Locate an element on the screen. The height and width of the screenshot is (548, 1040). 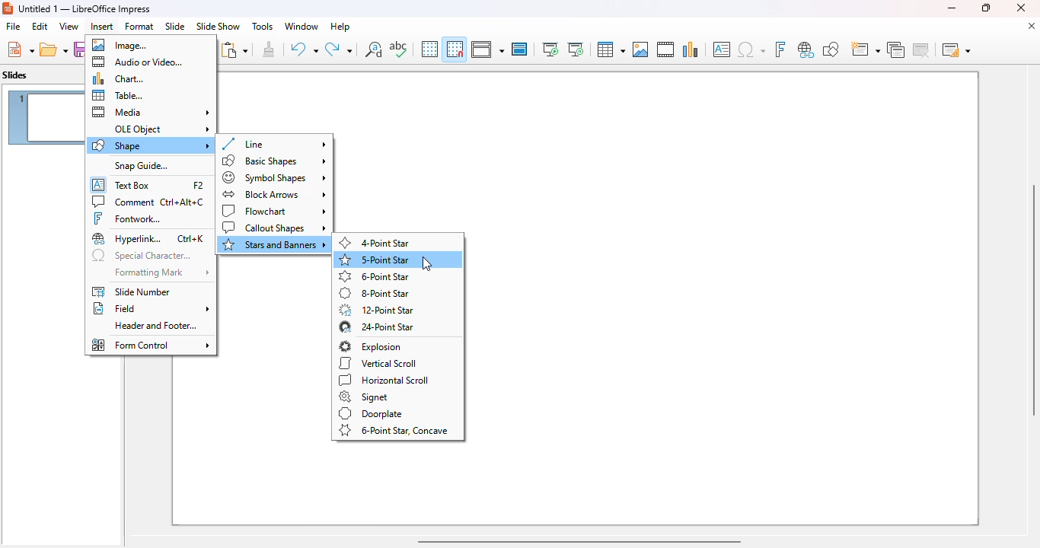
spelling is located at coordinates (398, 49).